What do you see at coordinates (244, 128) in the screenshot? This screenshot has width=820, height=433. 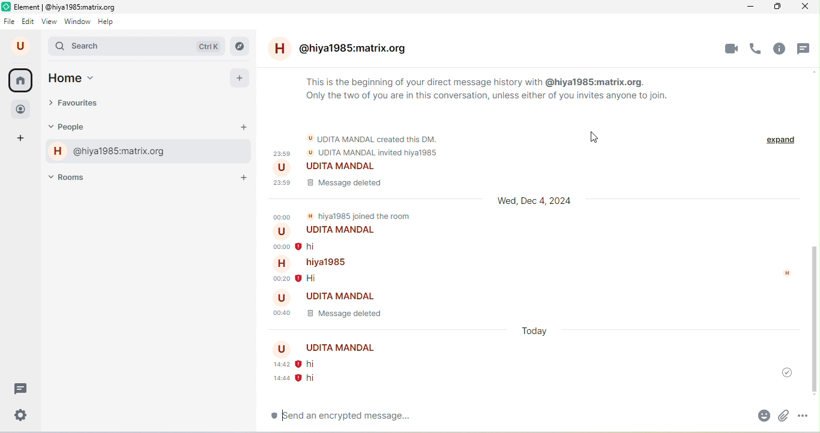 I see `start a chat` at bounding box center [244, 128].